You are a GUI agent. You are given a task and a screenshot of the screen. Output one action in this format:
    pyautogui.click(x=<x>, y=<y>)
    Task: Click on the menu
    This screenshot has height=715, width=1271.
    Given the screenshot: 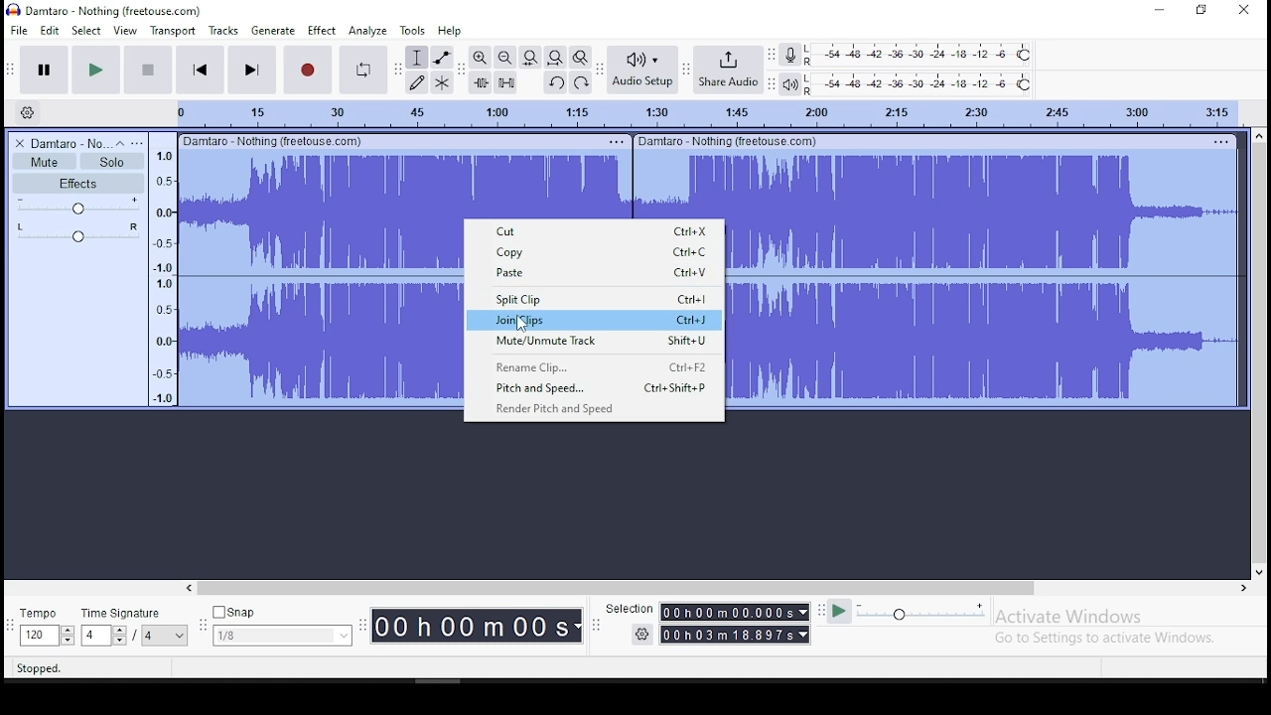 What is the action you would take?
    pyautogui.click(x=165, y=636)
    